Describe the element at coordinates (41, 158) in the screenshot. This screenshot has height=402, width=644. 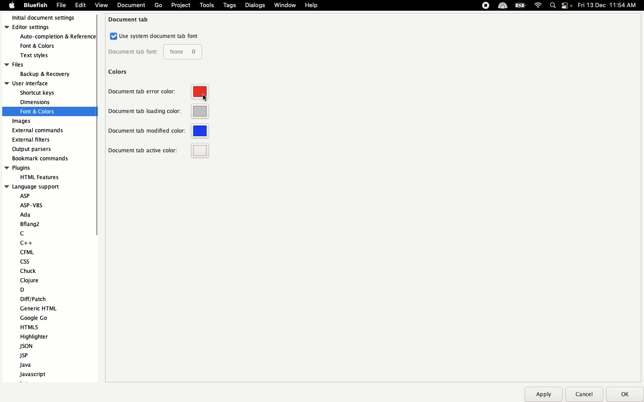
I see `Bookmark recommends` at that location.